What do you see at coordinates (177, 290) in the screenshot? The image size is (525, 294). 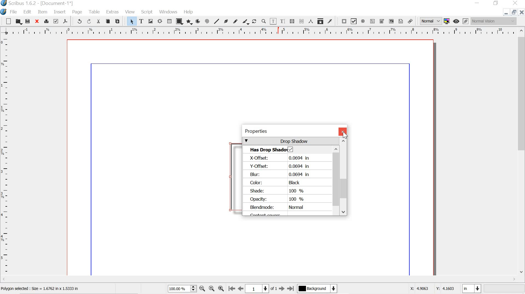 I see `100.00%` at bounding box center [177, 290].